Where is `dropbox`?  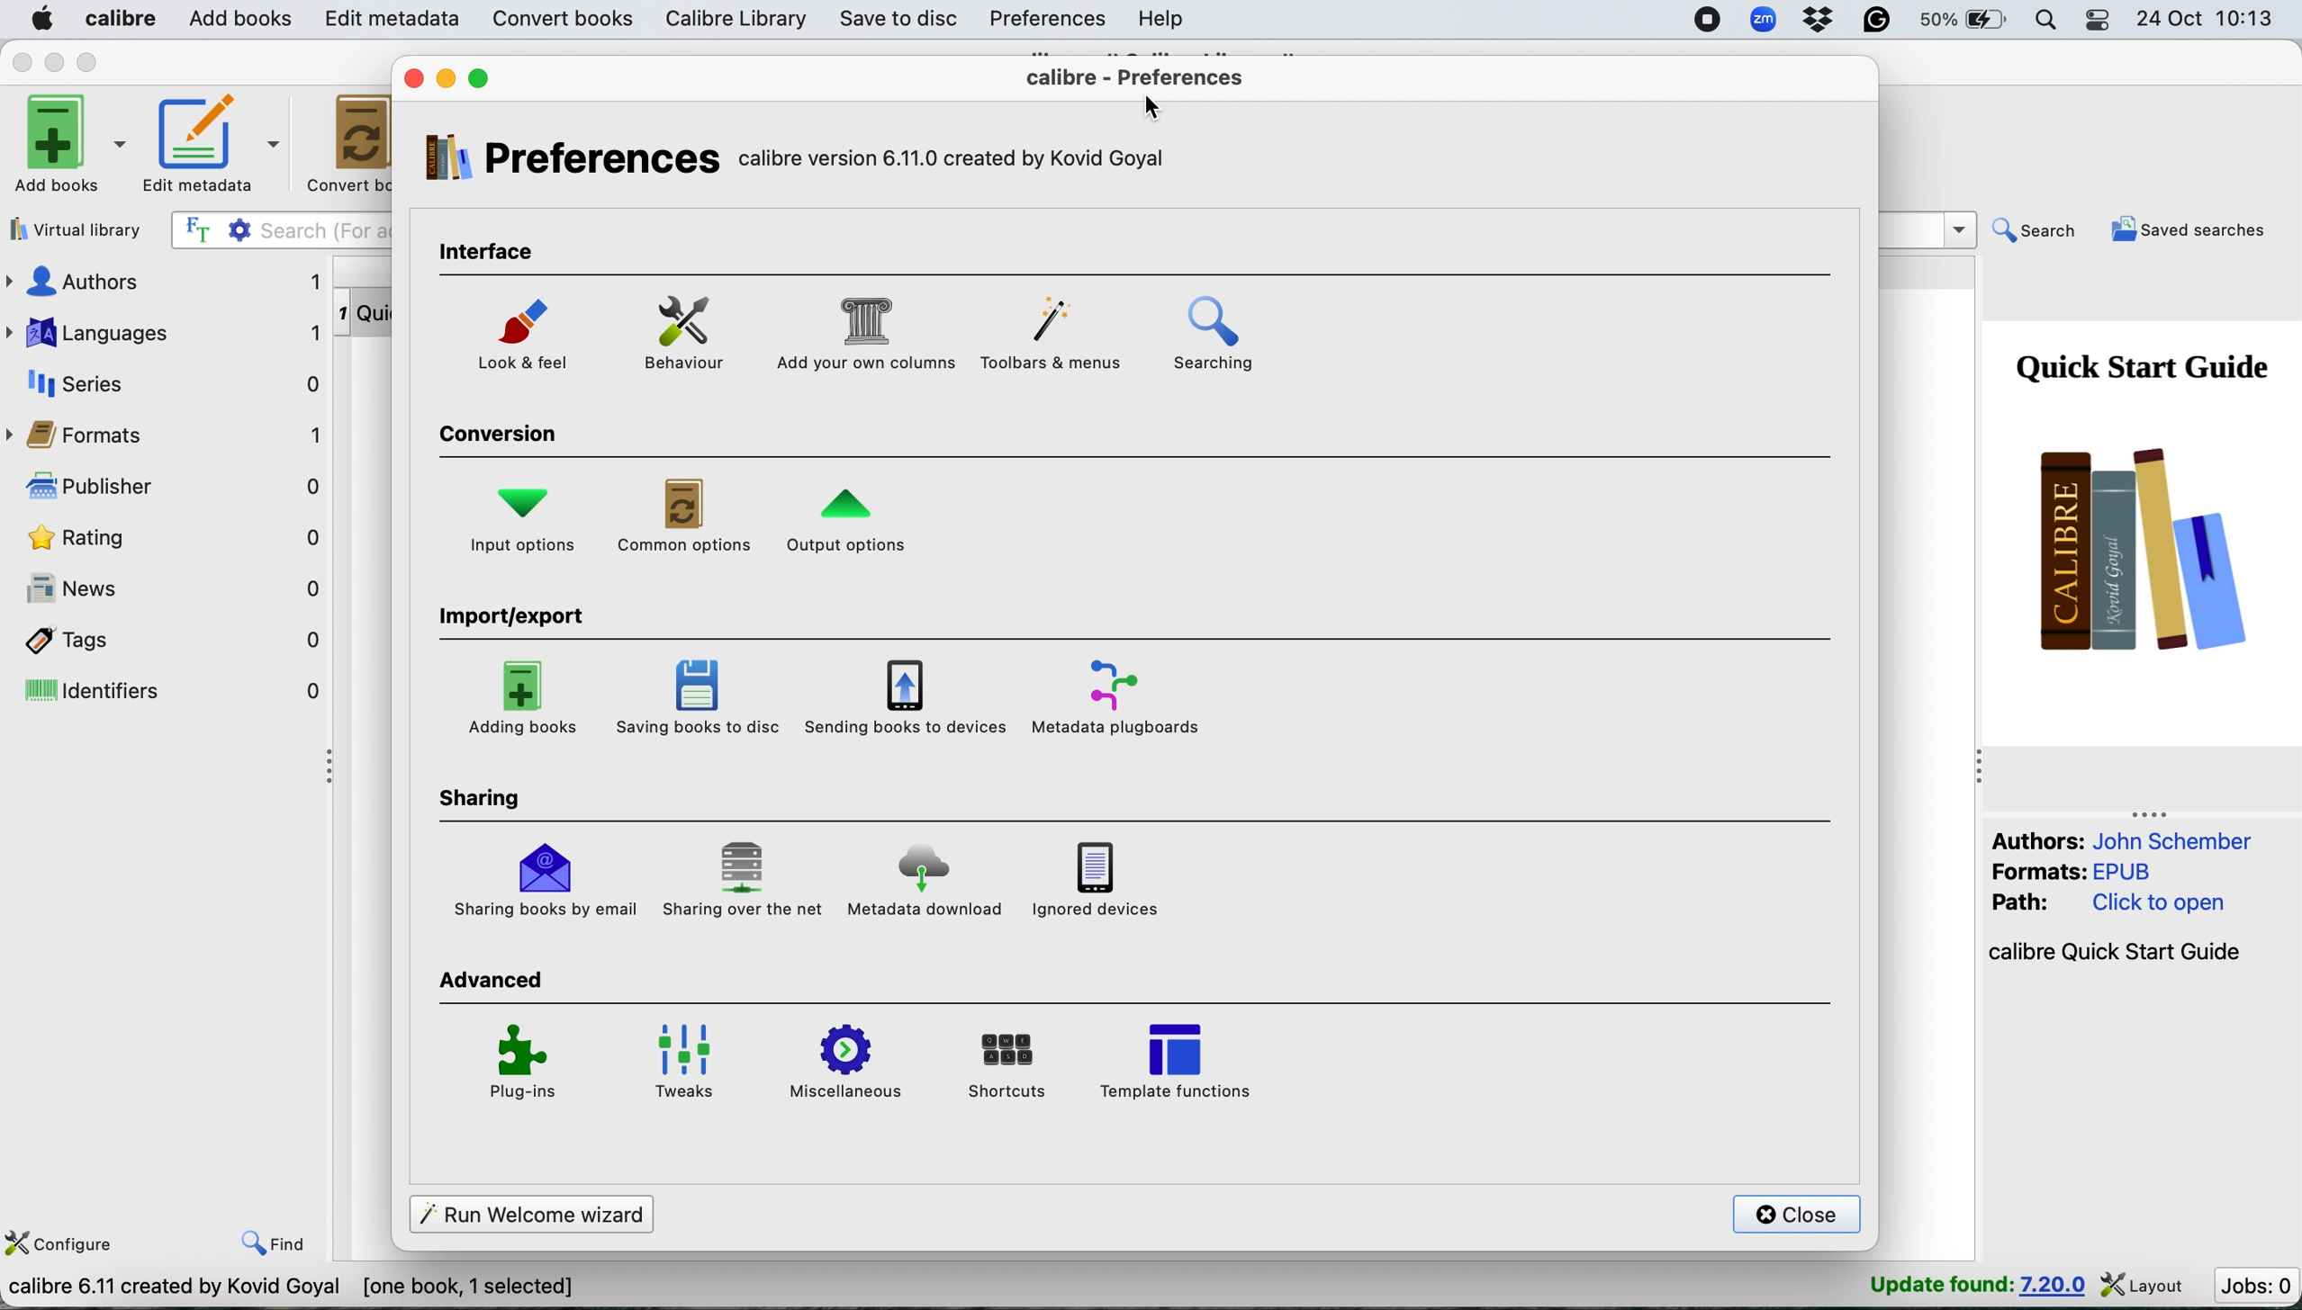 dropbox is located at coordinates (1817, 20).